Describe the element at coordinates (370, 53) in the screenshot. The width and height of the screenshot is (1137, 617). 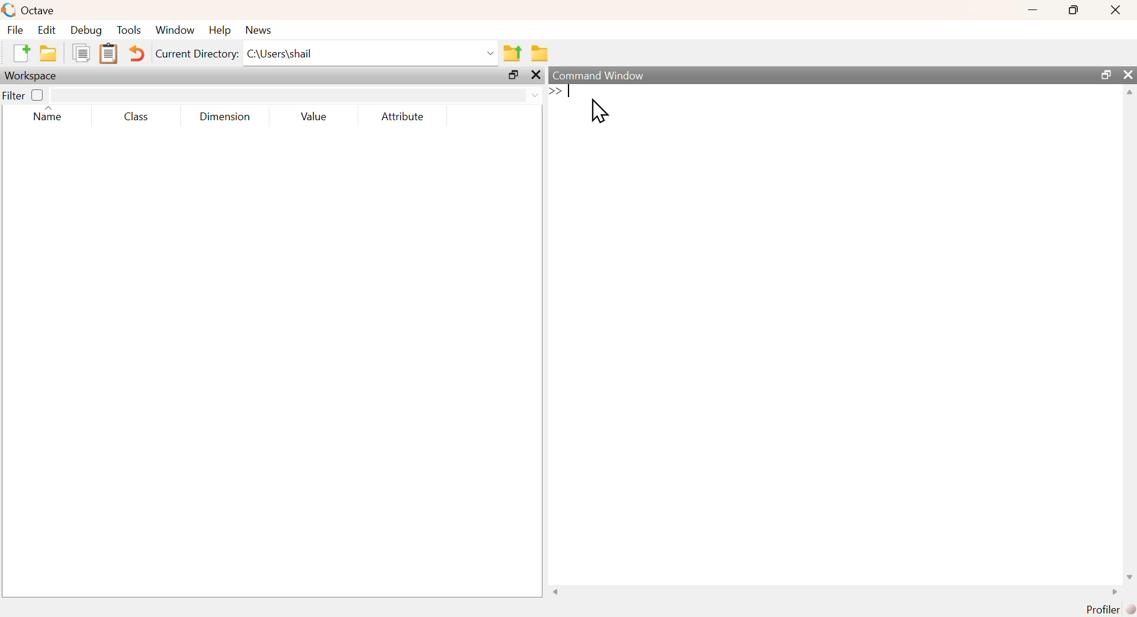
I see `C:\Users\shail` at that location.